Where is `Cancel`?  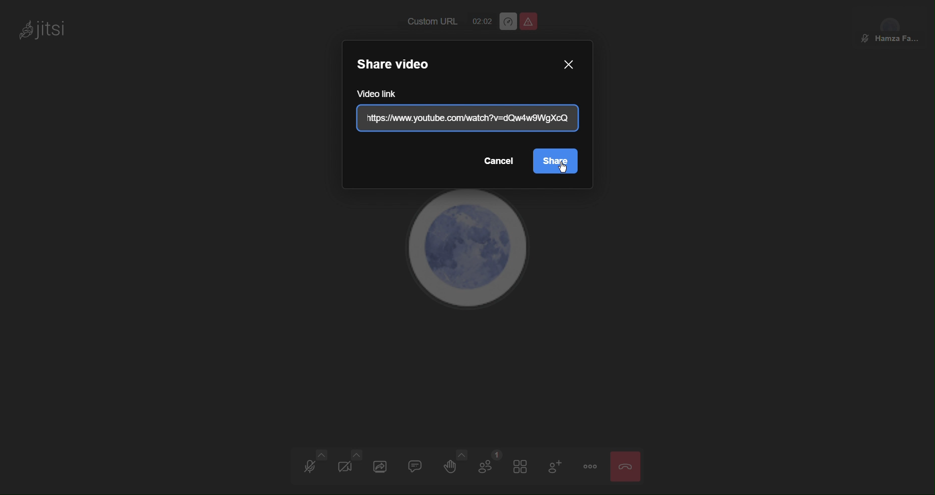
Cancel is located at coordinates (499, 161).